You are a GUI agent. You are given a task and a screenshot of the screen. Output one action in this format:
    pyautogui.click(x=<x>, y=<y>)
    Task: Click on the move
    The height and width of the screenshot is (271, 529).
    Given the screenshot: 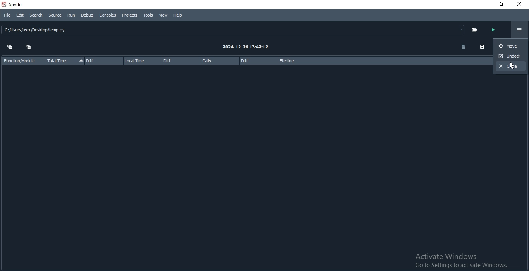 What is the action you would take?
    pyautogui.click(x=512, y=46)
    